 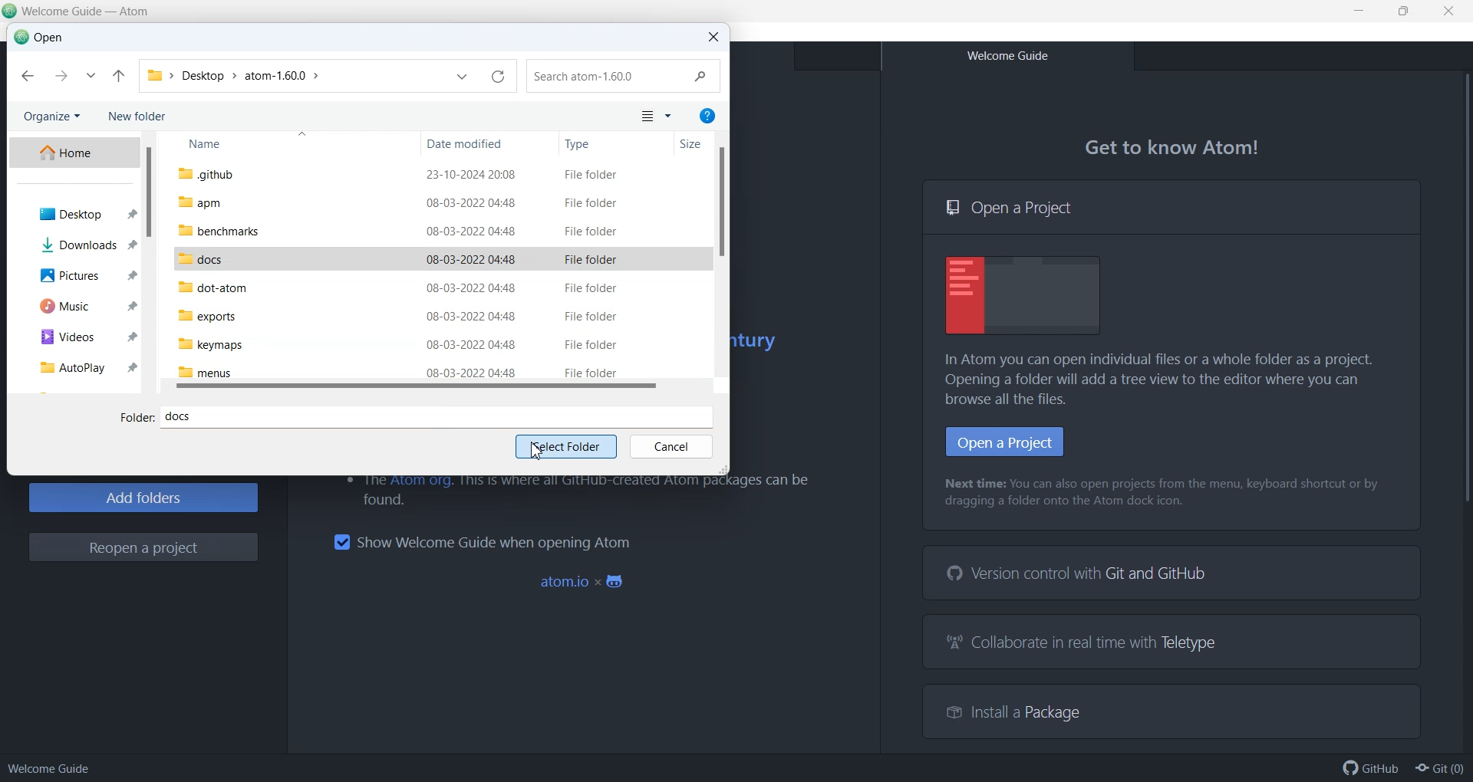 What do you see at coordinates (592, 261) in the screenshot?
I see `File Folder` at bounding box center [592, 261].